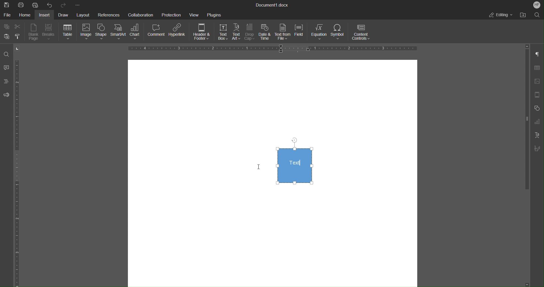 The image size is (544, 287). Describe the element at coordinates (77, 4) in the screenshot. I see `More` at that location.